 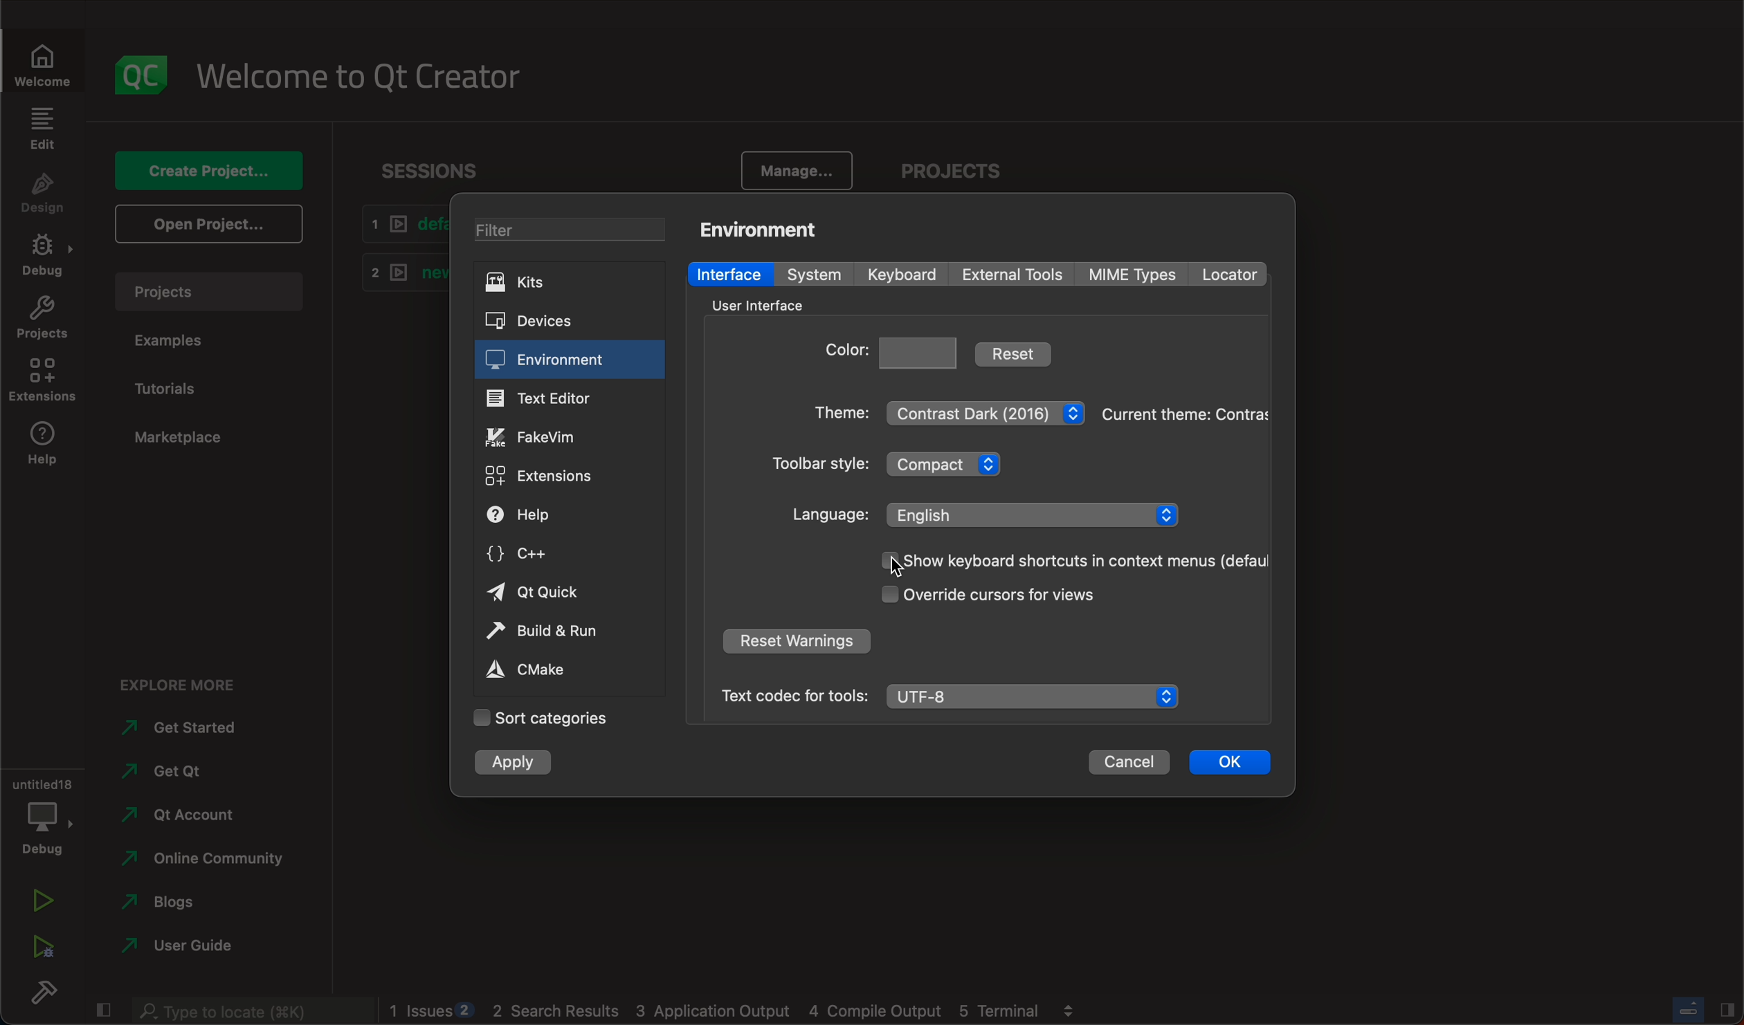 What do you see at coordinates (39, 317) in the screenshot?
I see `projects` at bounding box center [39, 317].